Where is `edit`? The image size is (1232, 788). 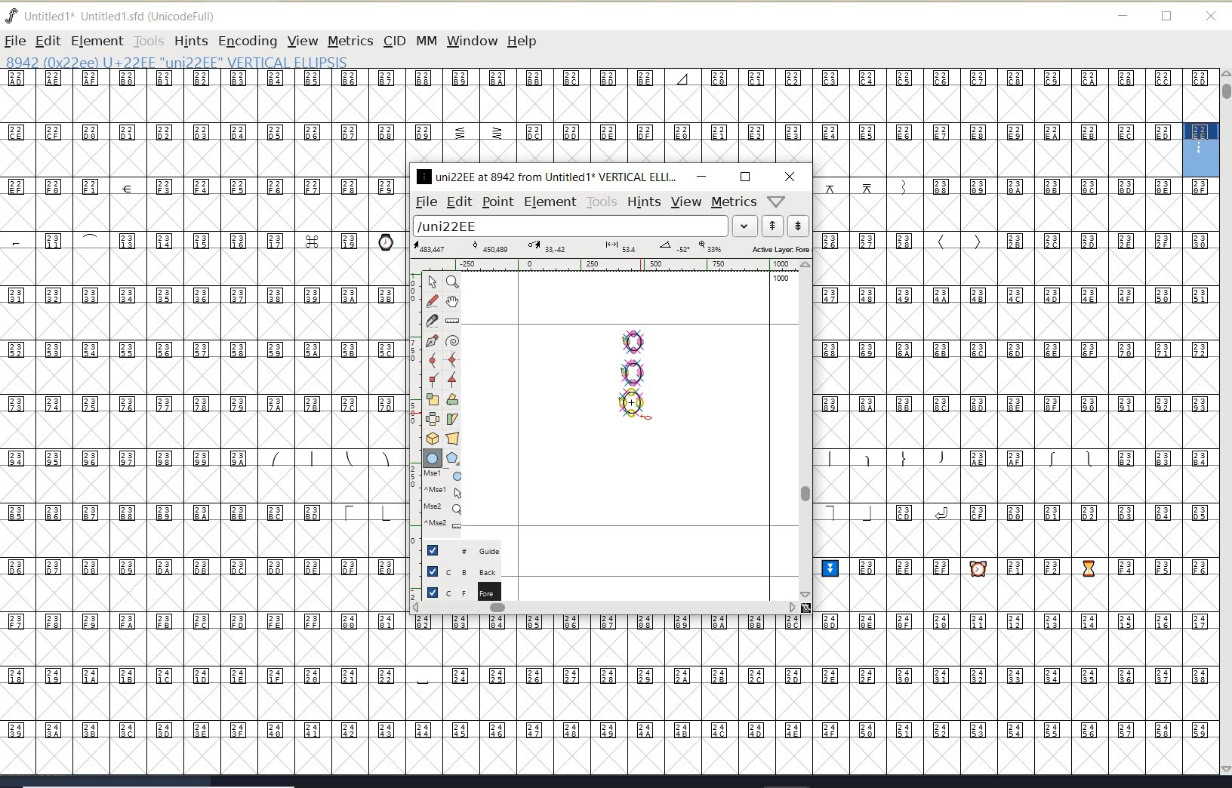
edit is located at coordinates (458, 201).